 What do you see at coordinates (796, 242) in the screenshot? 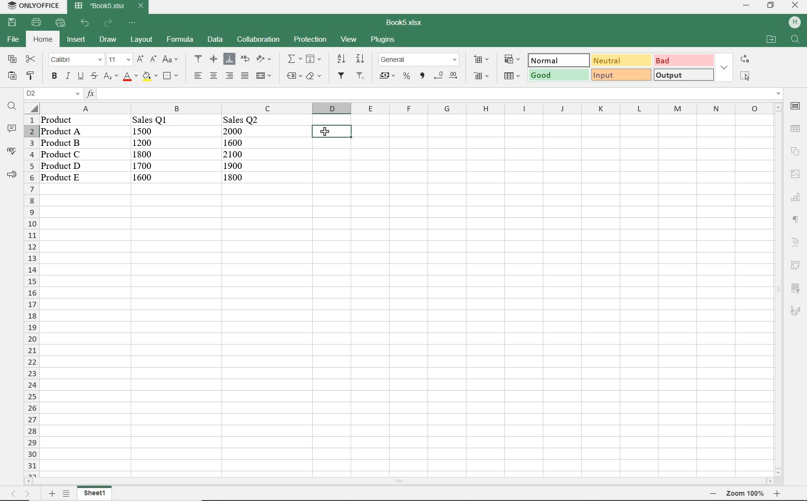
I see `text art` at bounding box center [796, 242].